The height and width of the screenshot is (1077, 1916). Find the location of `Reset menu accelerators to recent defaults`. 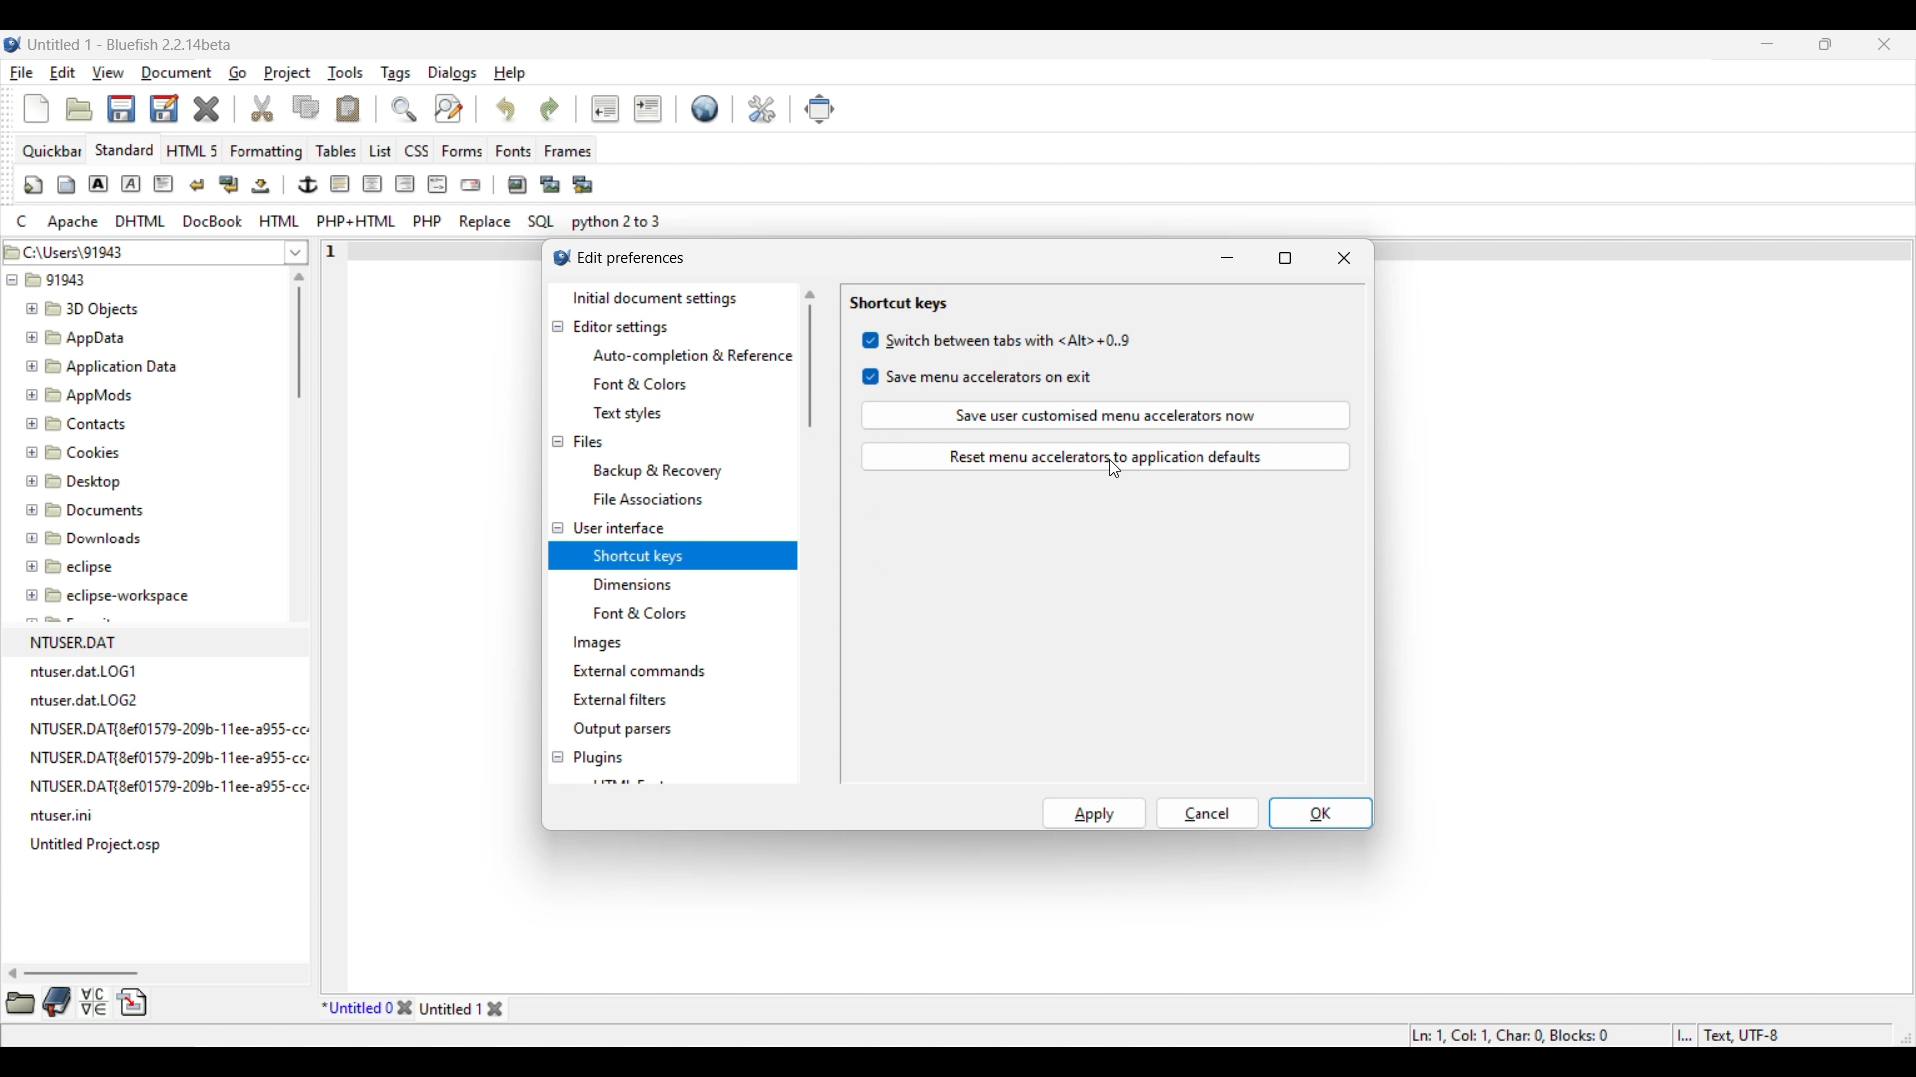

Reset menu accelerators to recent defaults is located at coordinates (1107, 456).